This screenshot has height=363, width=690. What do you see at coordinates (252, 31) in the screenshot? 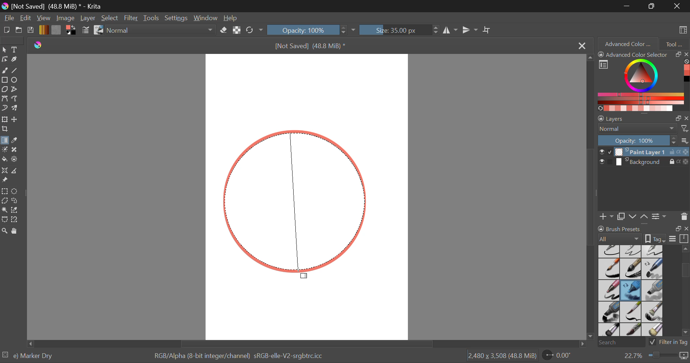
I see `Refresh` at bounding box center [252, 31].